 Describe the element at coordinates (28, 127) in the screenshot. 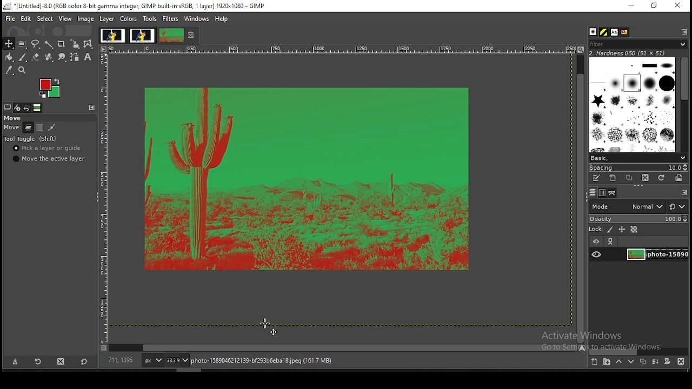

I see `move layers` at that location.